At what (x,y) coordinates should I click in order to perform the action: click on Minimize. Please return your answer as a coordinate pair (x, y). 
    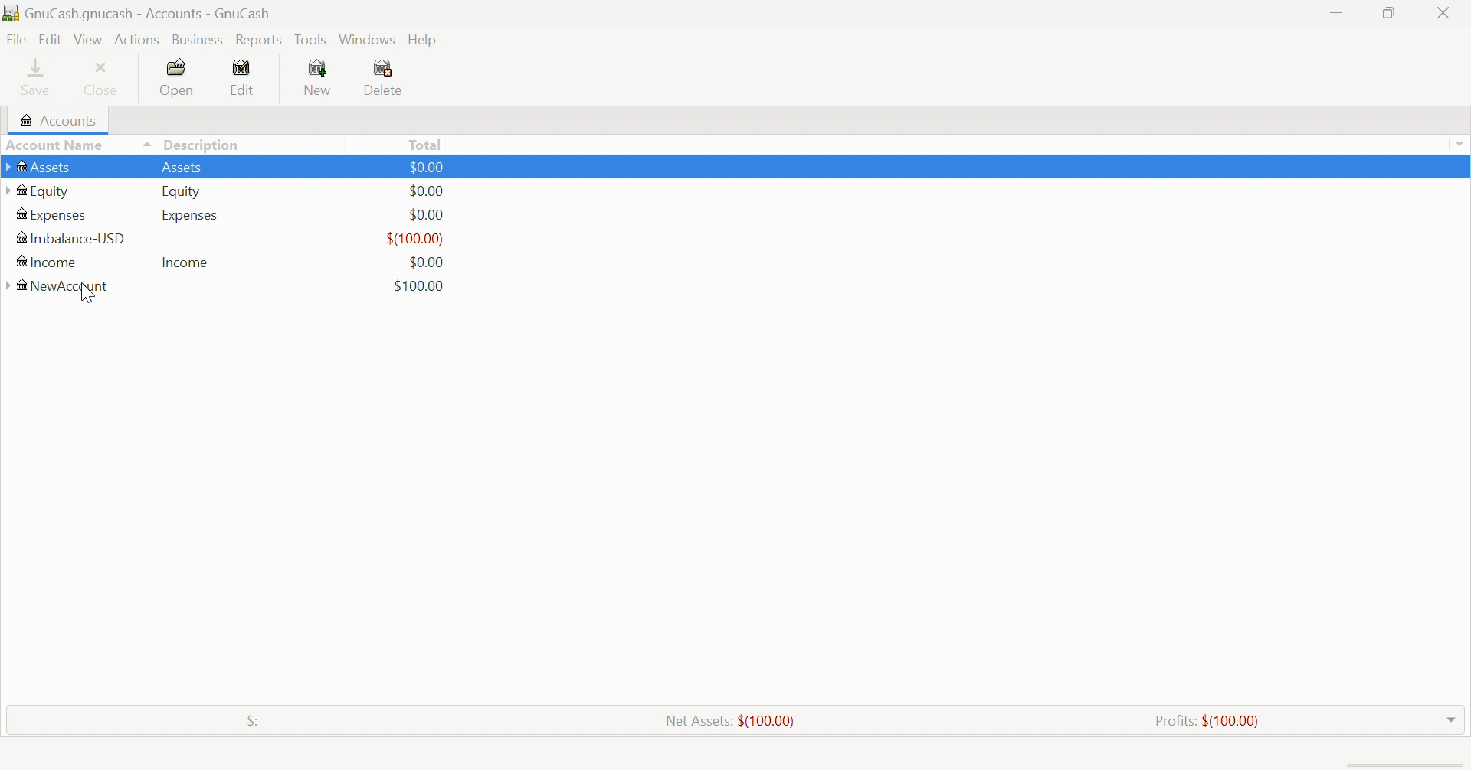
    Looking at the image, I should click on (1335, 13).